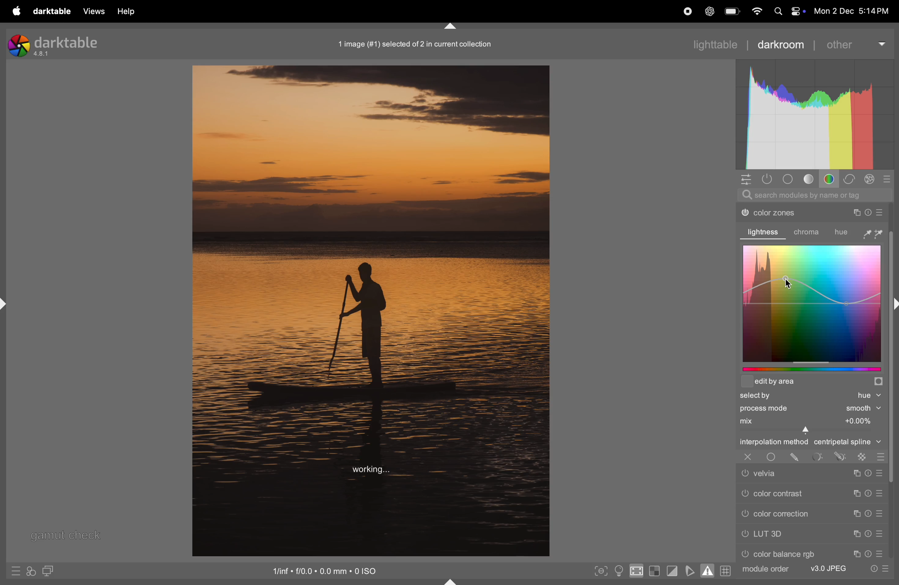  I want to click on , so click(747, 178).